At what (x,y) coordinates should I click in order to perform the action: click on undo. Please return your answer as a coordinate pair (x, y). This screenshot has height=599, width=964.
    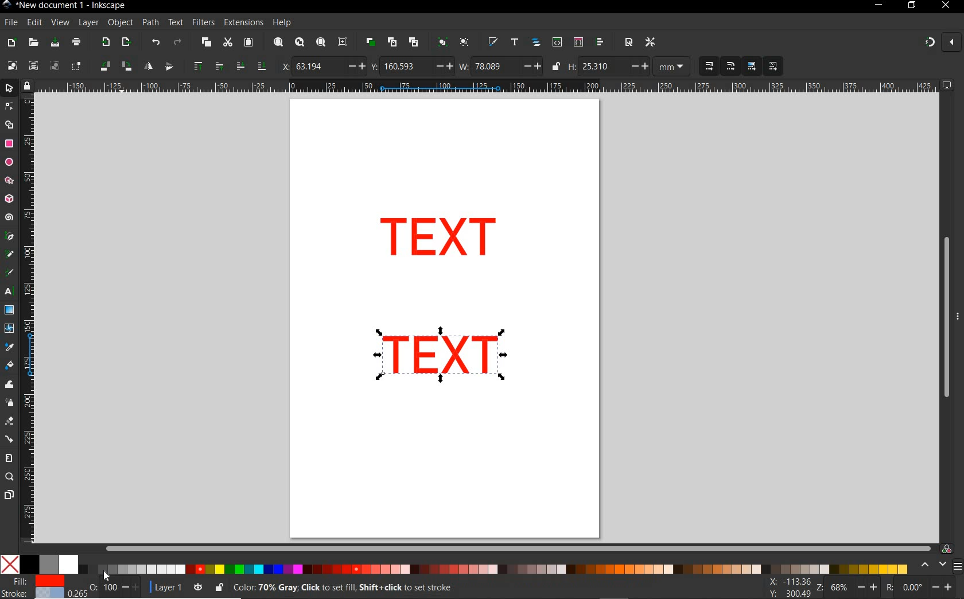
    Looking at the image, I should click on (155, 42).